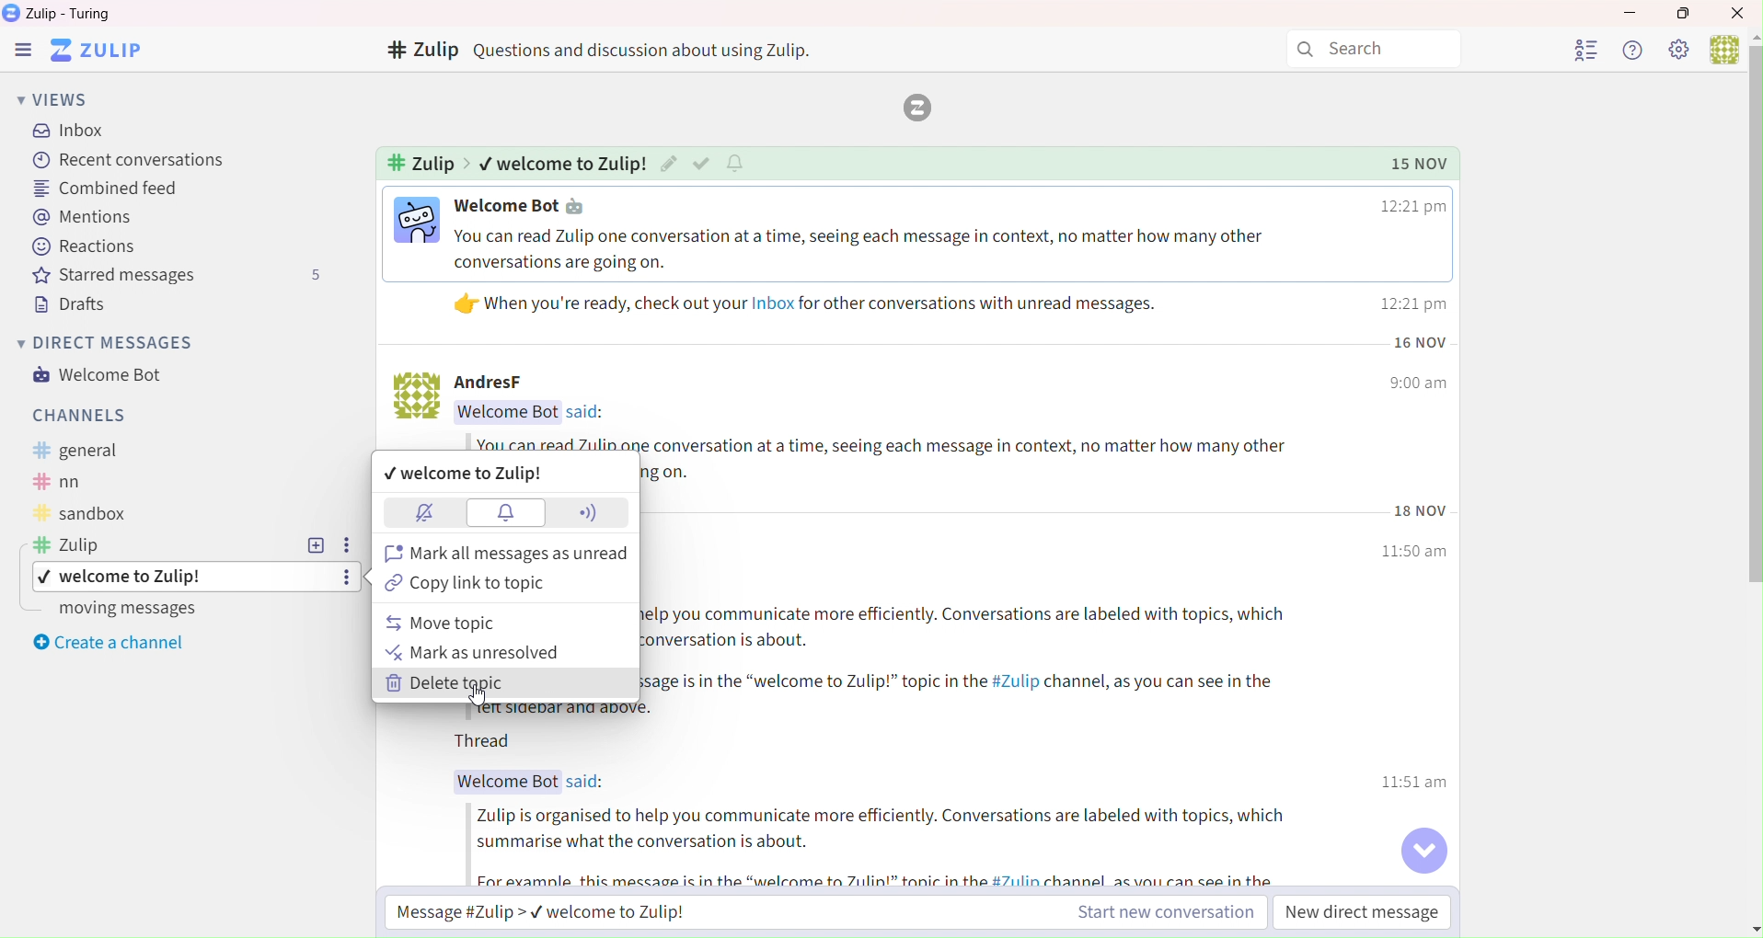  What do you see at coordinates (417, 219) in the screenshot?
I see `Image` at bounding box center [417, 219].